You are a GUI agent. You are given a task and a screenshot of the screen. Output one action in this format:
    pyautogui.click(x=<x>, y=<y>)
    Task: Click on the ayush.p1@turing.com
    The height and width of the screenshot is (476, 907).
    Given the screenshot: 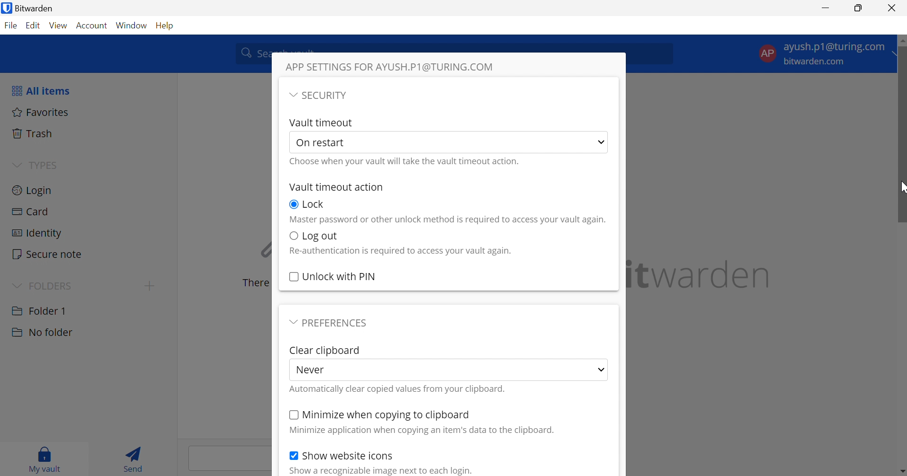 What is the action you would take?
    pyautogui.click(x=834, y=48)
    